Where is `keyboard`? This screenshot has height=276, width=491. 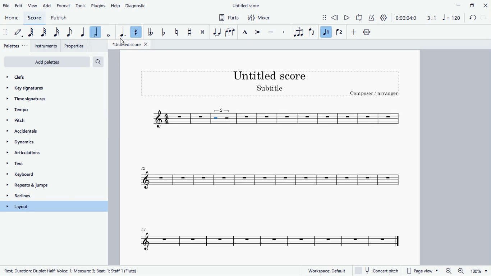 keyboard is located at coordinates (50, 175).